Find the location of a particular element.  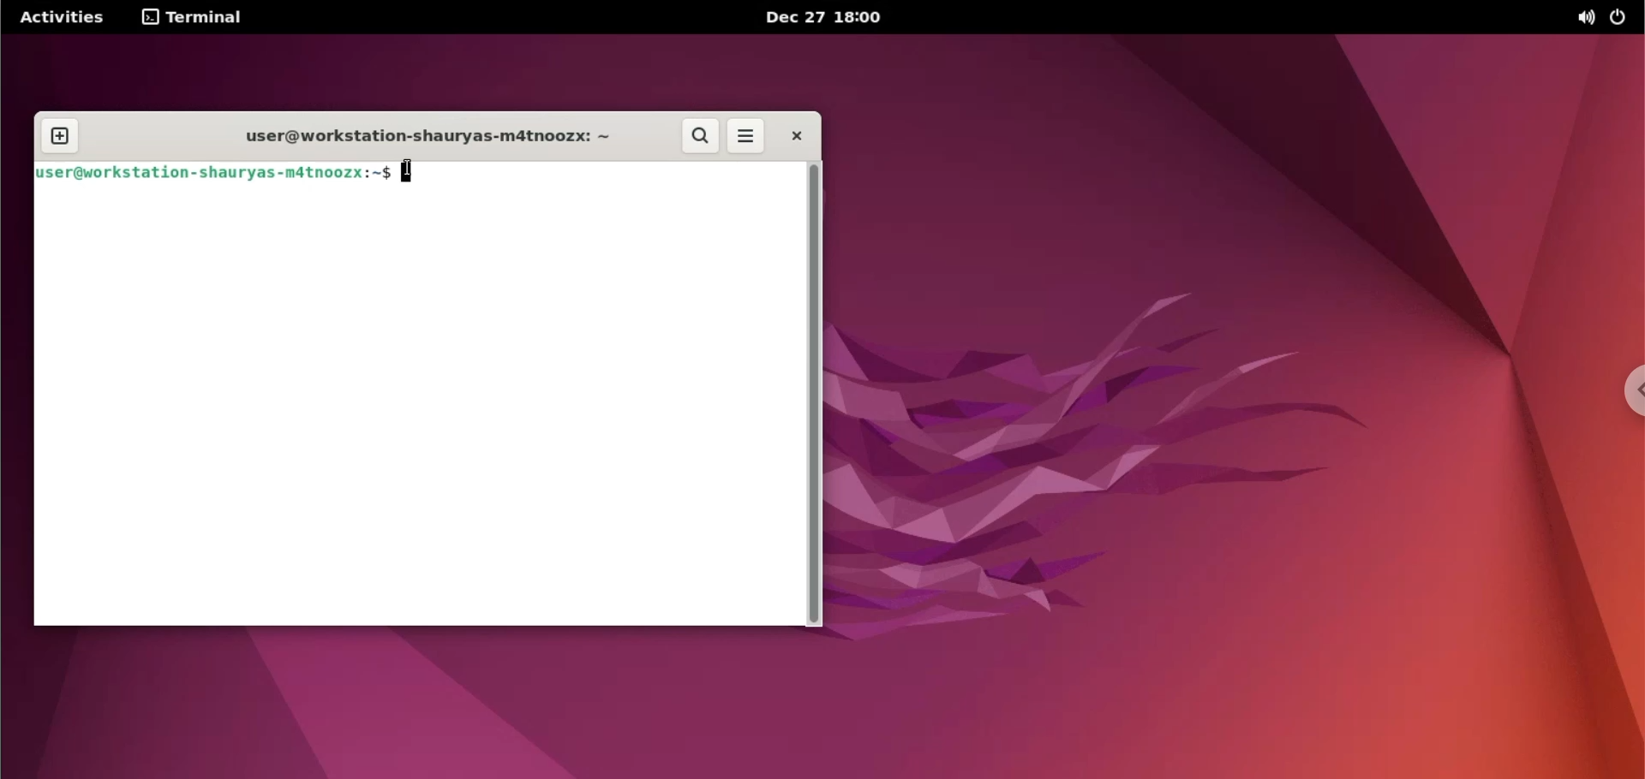

 Dec 27 18:00 is located at coordinates (826, 17).